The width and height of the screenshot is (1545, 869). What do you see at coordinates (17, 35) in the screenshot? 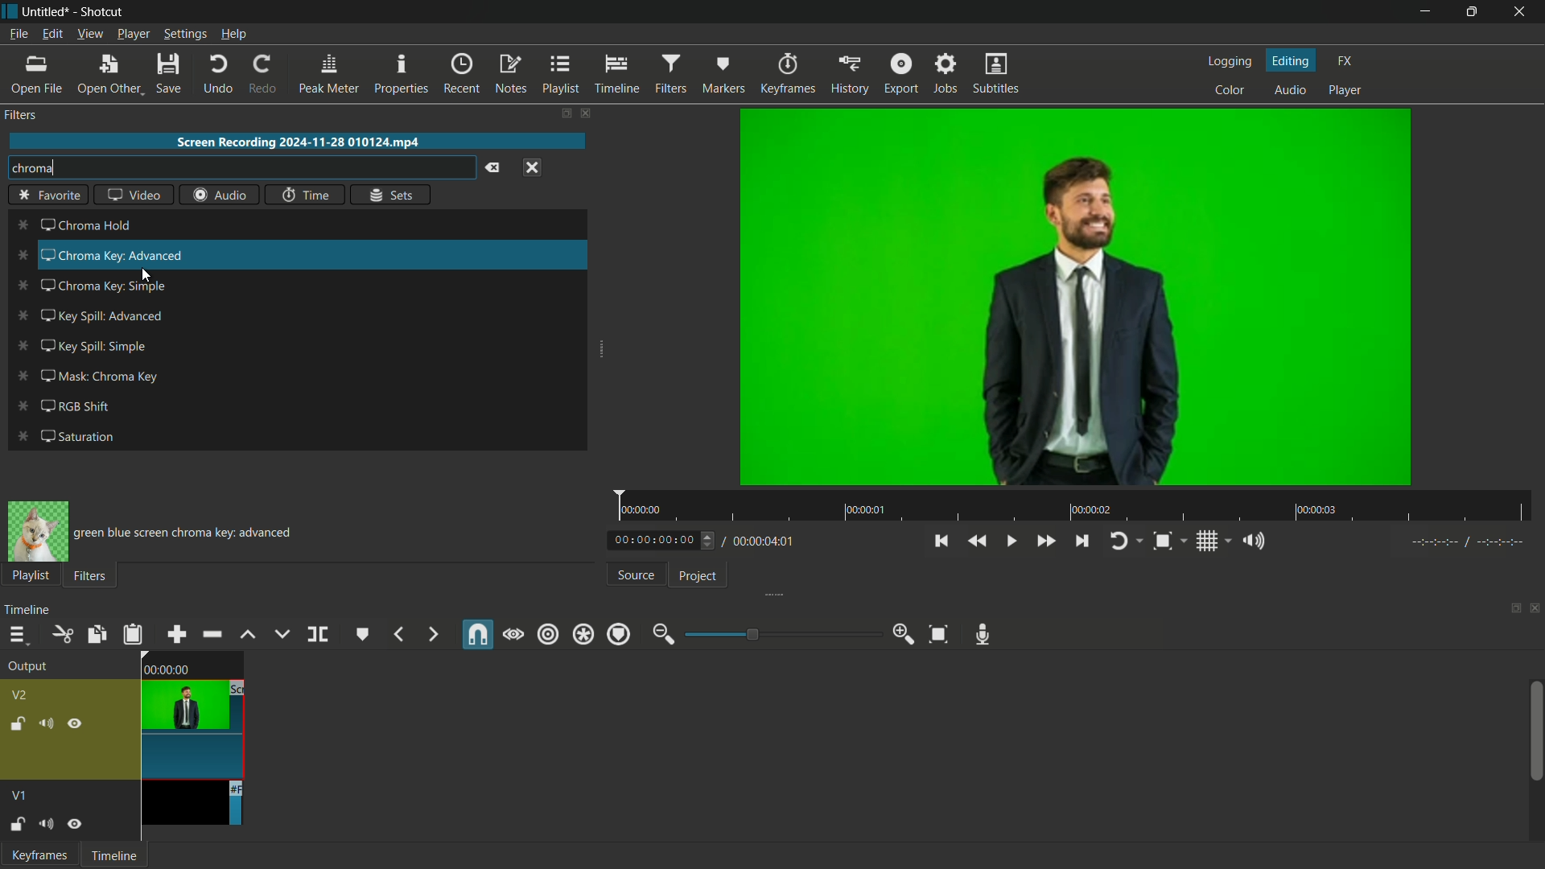
I see `file menu` at bounding box center [17, 35].